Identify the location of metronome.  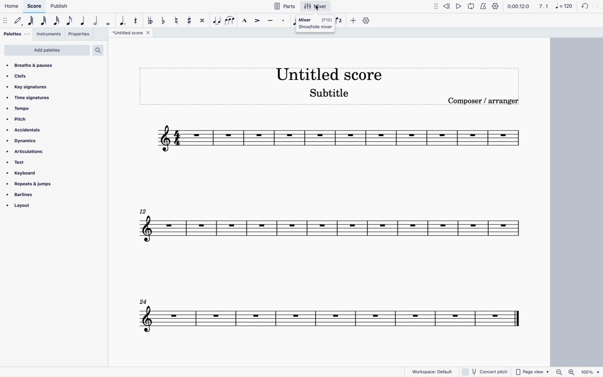
(485, 6).